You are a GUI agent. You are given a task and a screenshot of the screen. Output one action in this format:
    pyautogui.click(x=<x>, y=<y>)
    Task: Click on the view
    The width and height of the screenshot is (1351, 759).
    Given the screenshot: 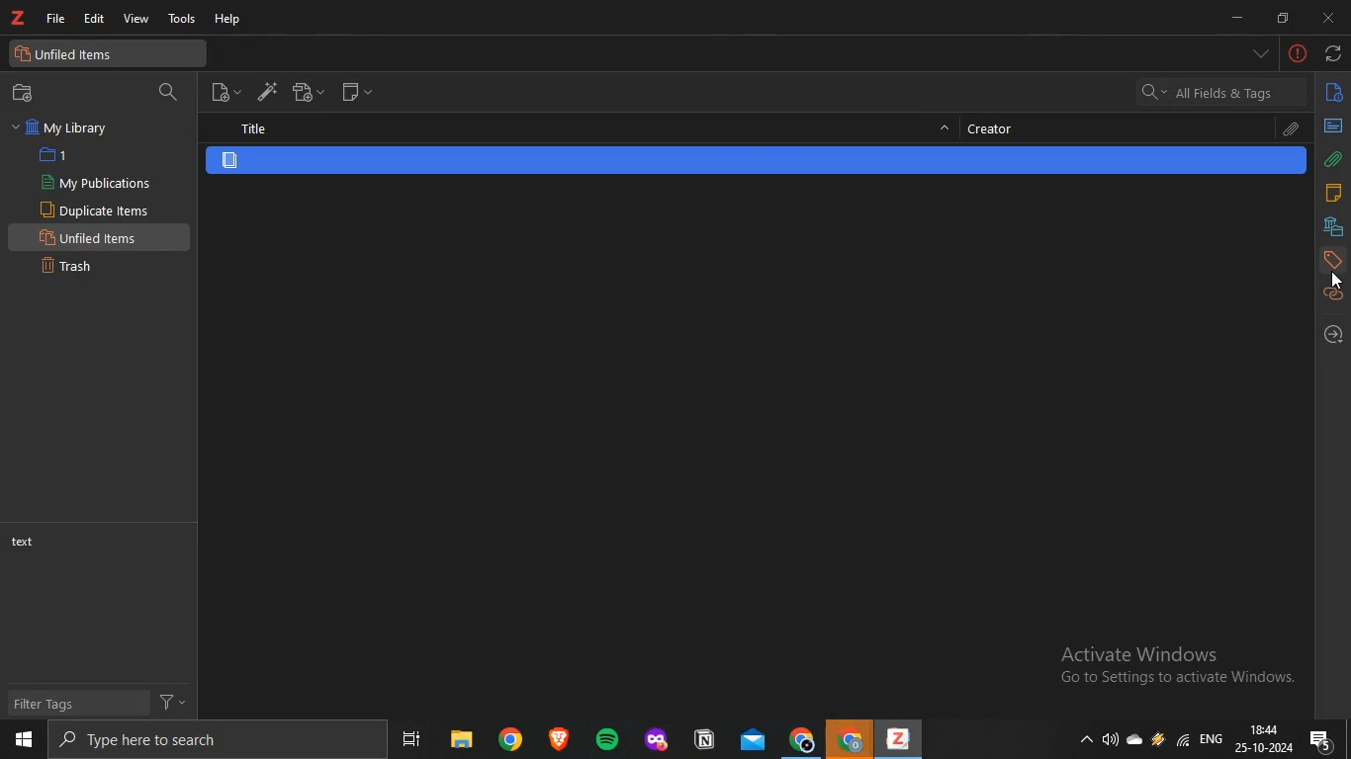 What is the action you would take?
    pyautogui.click(x=136, y=18)
    